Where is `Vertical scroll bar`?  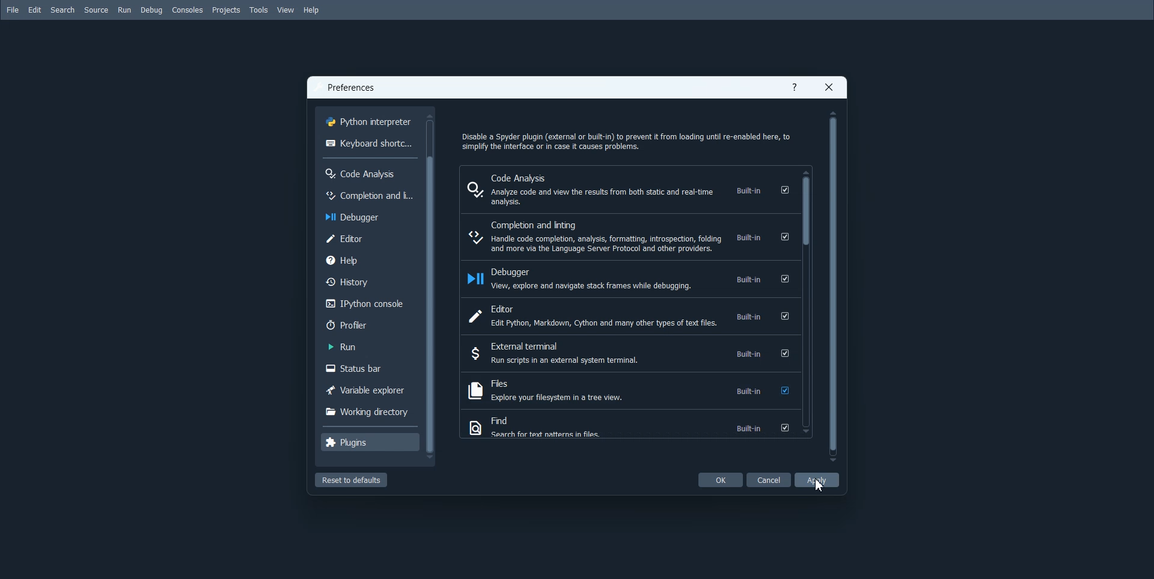
Vertical scroll bar is located at coordinates (833, 285).